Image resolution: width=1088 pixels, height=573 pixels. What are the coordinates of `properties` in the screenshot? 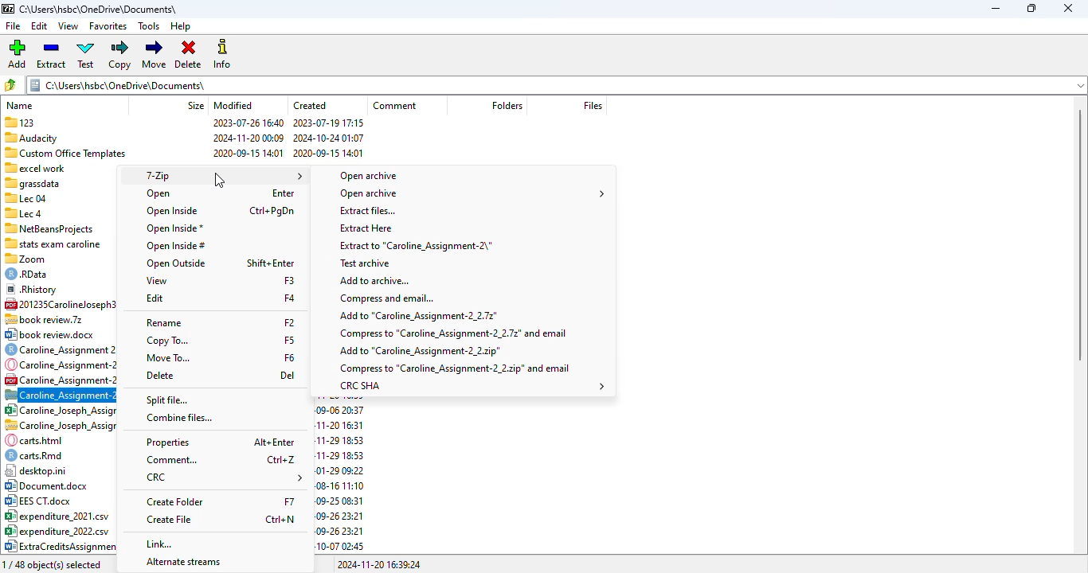 It's located at (166, 442).